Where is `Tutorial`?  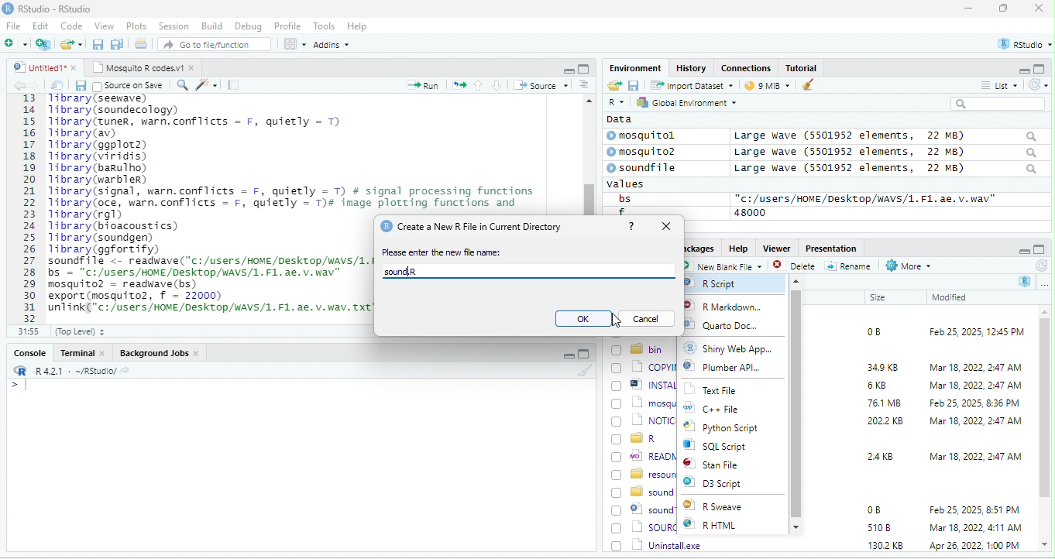 Tutorial is located at coordinates (803, 67).